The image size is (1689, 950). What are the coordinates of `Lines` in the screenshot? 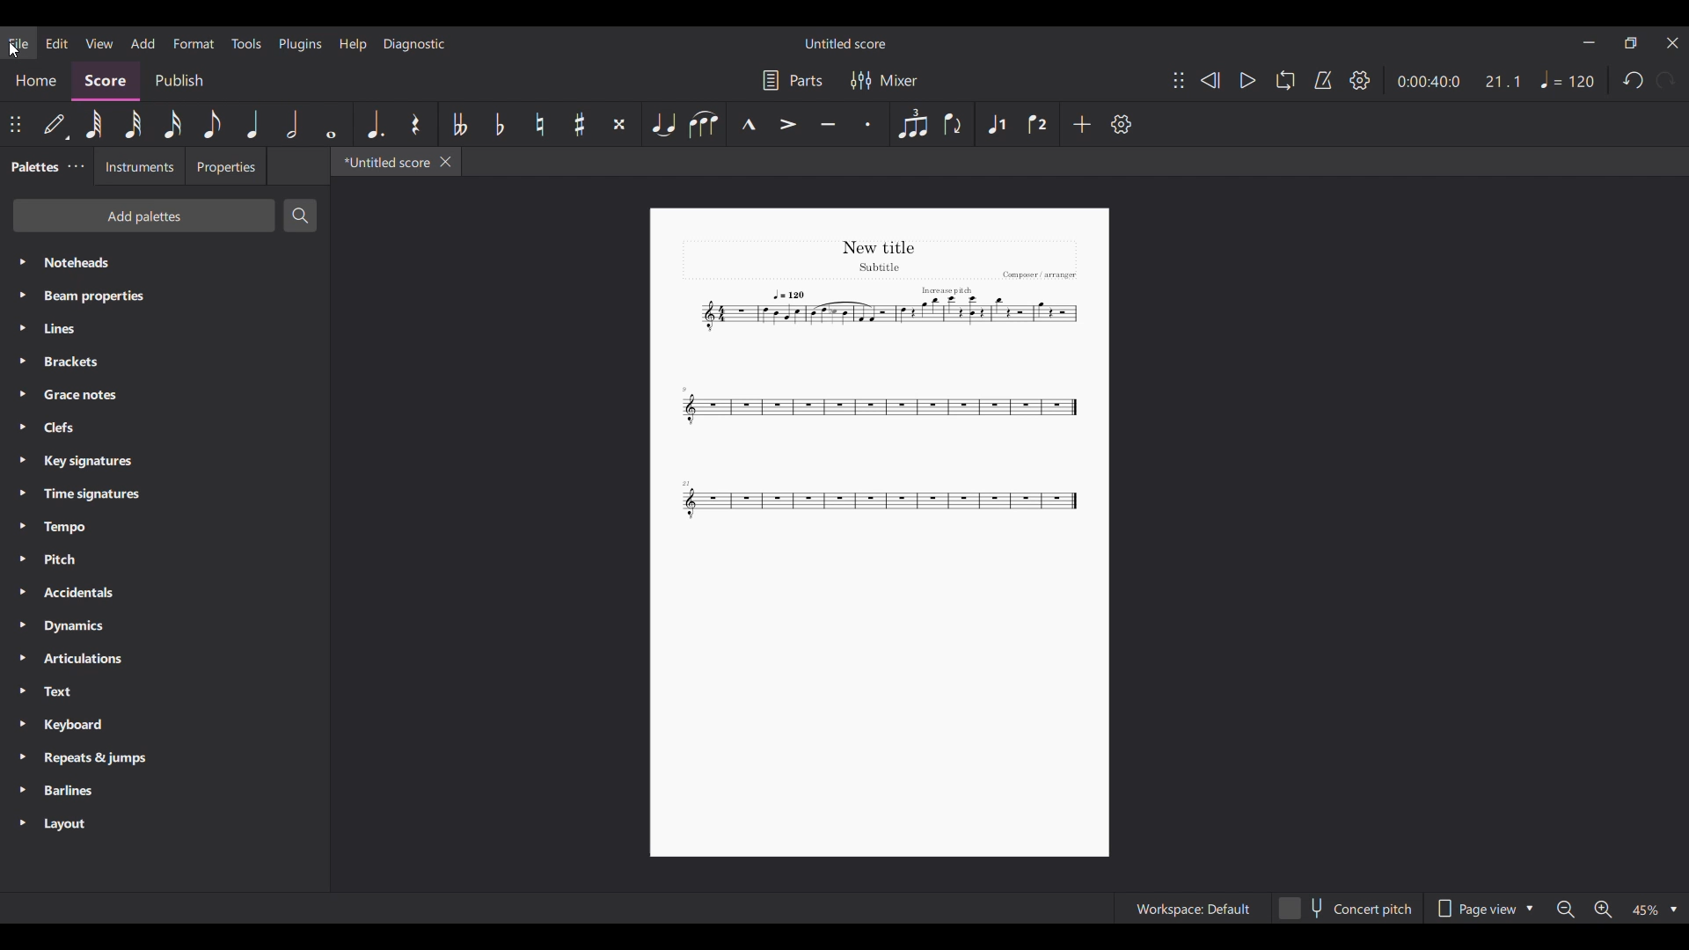 It's located at (165, 329).